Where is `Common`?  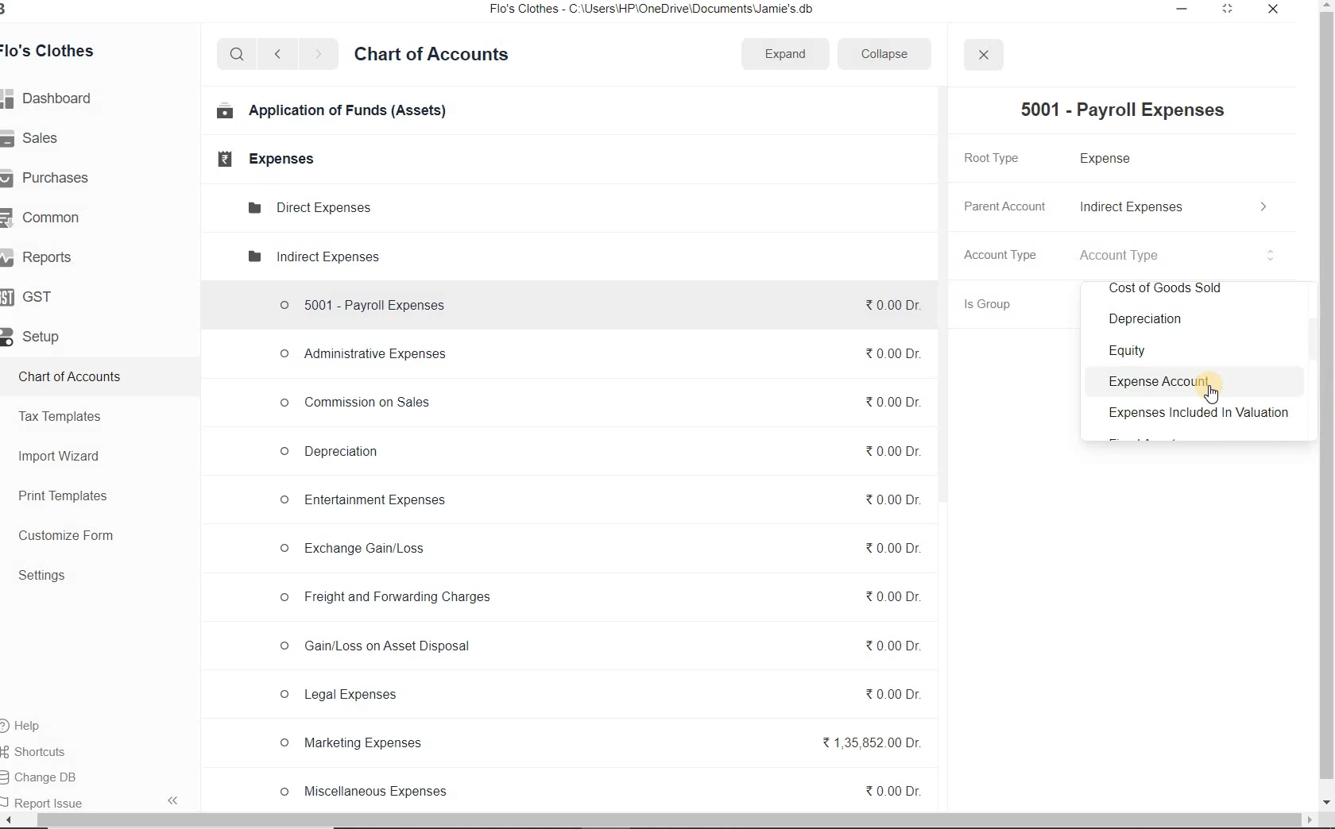
Common is located at coordinates (52, 218).